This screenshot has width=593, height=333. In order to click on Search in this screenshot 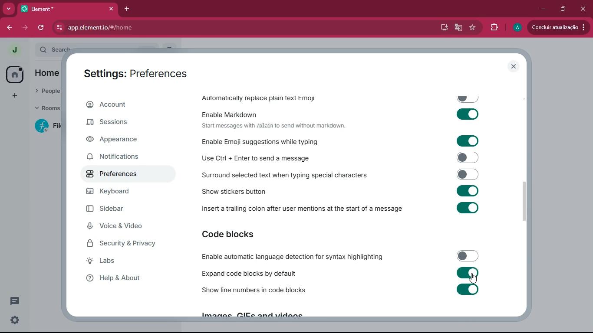, I will do `click(110, 48)`.